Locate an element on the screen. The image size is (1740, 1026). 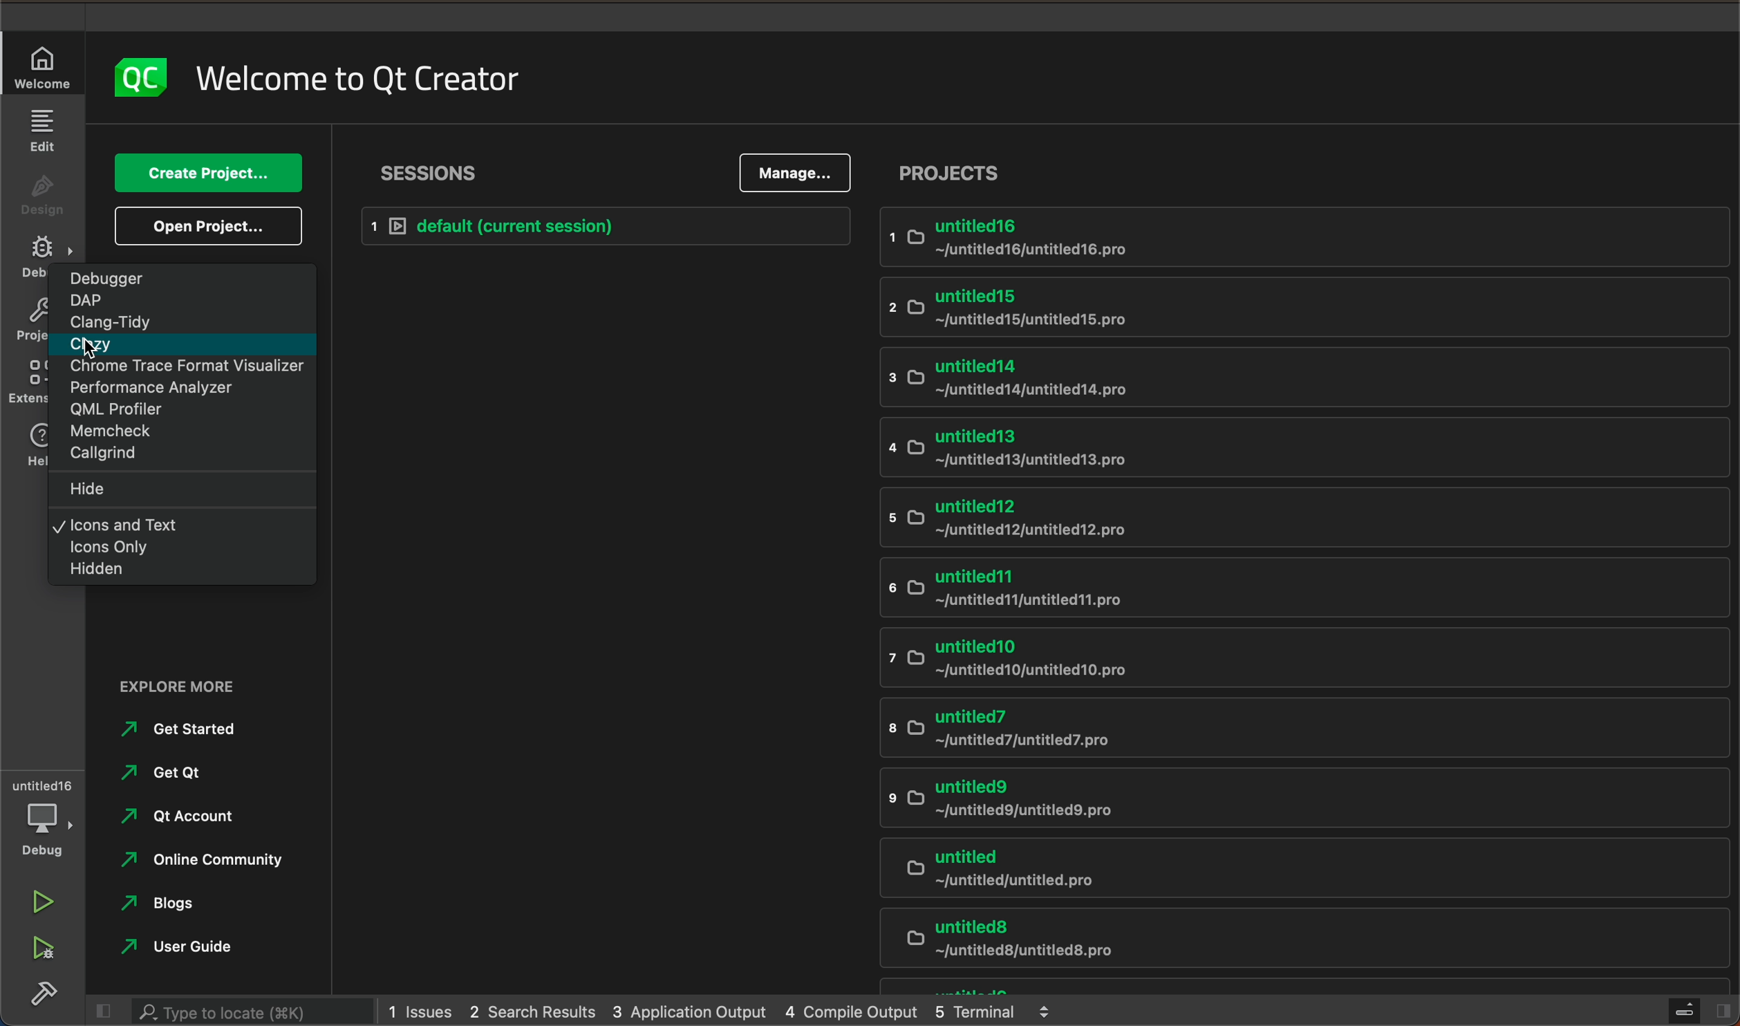
 is located at coordinates (28, 381).